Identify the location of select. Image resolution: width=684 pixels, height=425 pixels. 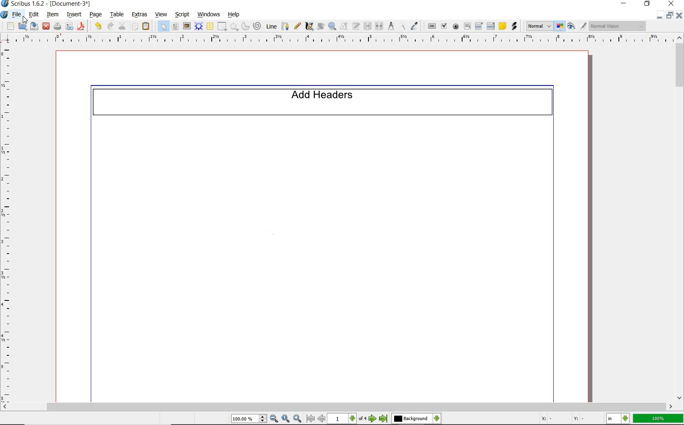
(164, 28).